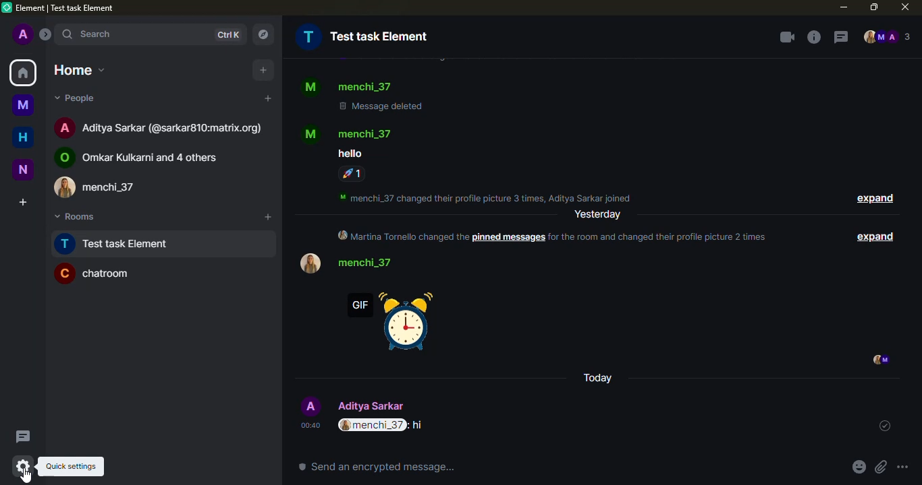  I want to click on rooms, so click(74, 218).